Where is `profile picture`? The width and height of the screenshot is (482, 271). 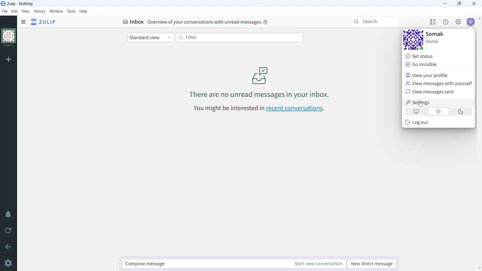 profile picture is located at coordinates (413, 40).